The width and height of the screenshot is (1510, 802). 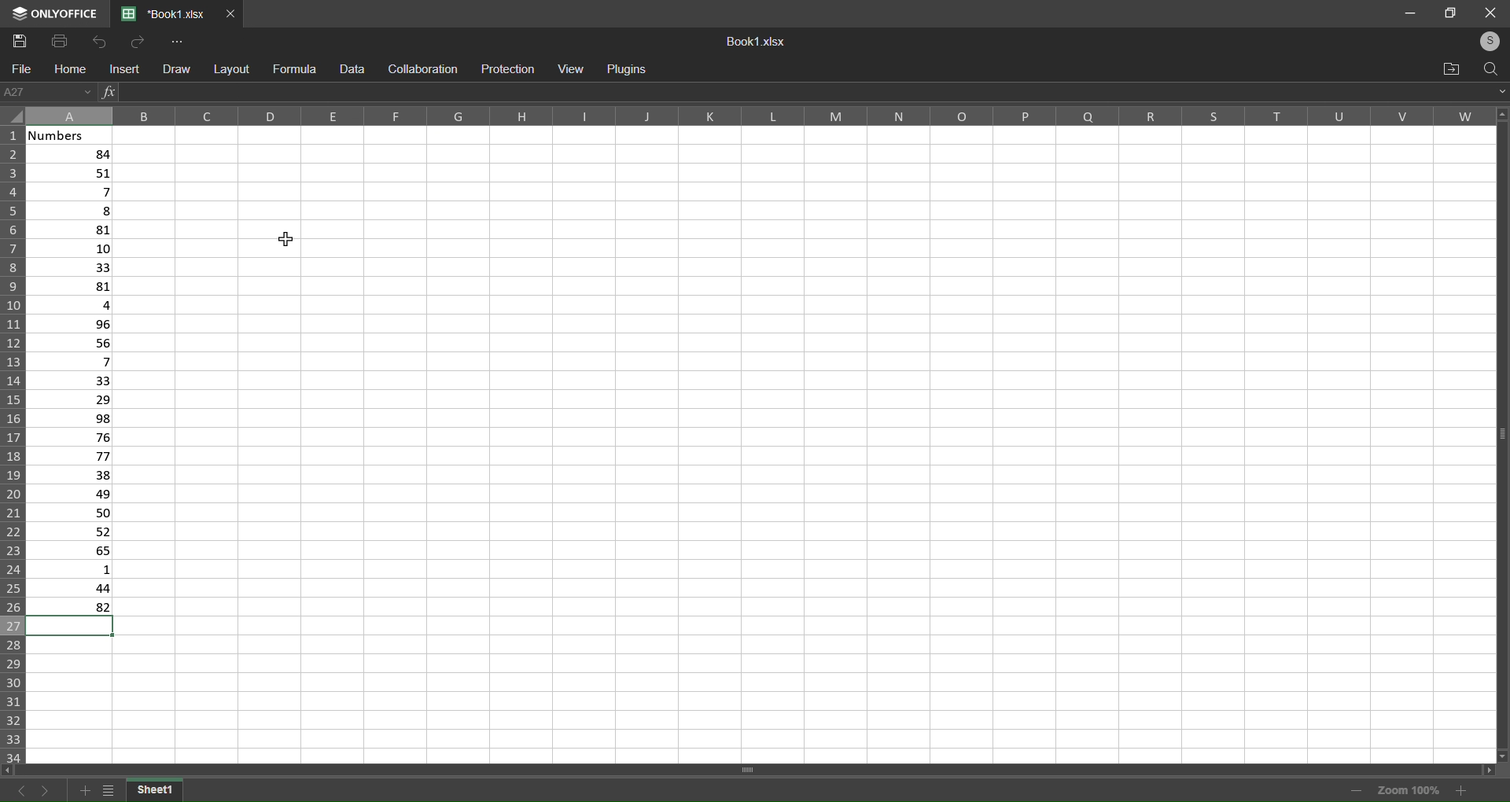 I want to click on selected celll, so click(x=69, y=628).